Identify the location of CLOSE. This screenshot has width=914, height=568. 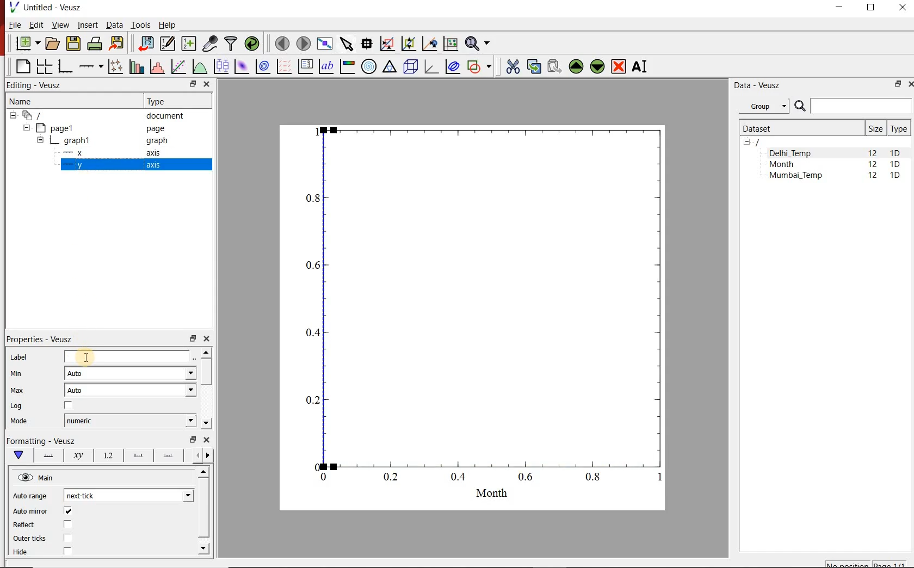
(910, 84).